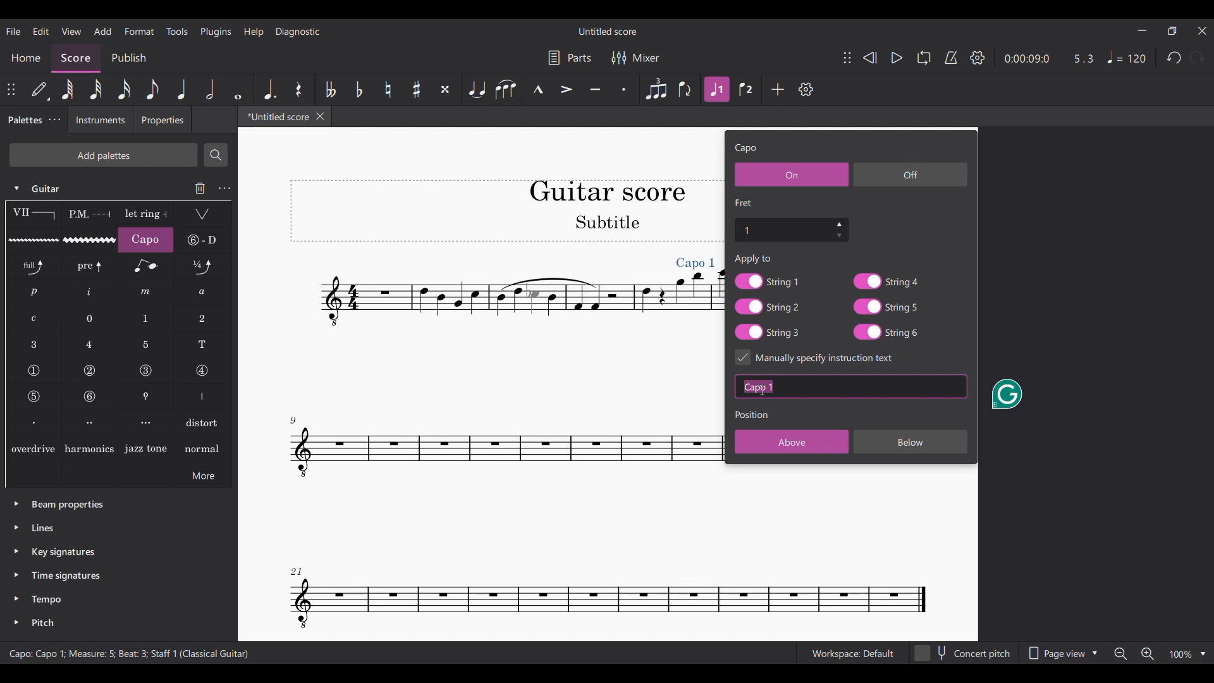  What do you see at coordinates (886, 307) in the screenshot?
I see `String 5 toggle` at bounding box center [886, 307].